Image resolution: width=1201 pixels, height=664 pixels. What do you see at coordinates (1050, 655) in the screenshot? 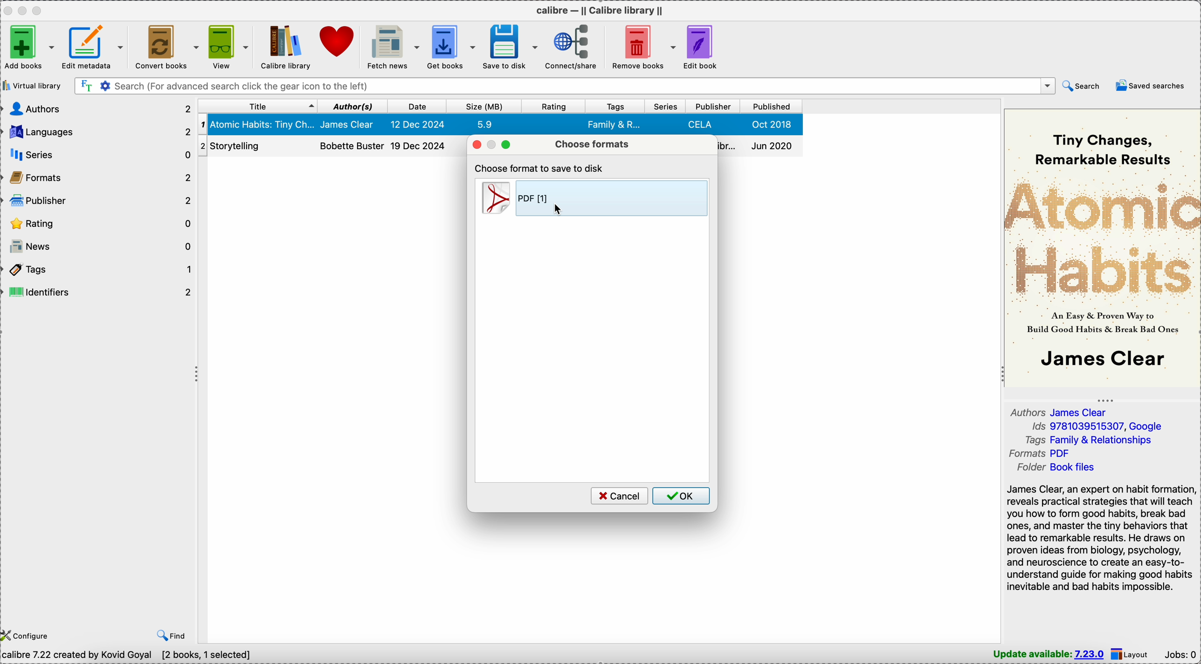
I see `update available: 7.23.0` at bounding box center [1050, 655].